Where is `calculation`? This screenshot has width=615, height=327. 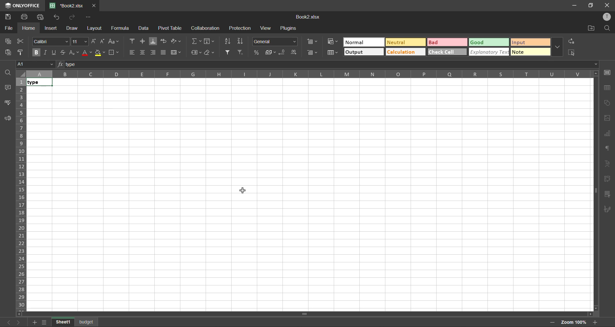 calculation is located at coordinates (405, 52).